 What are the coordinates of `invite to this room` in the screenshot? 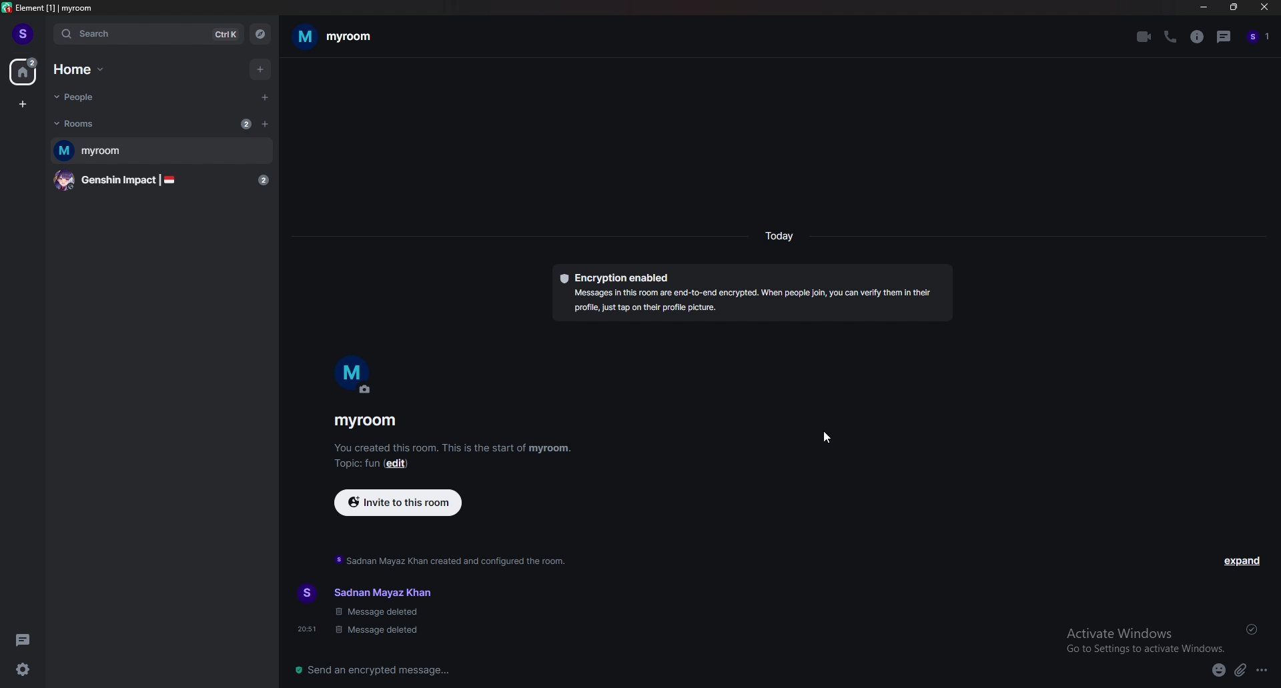 It's located at (400, 503).